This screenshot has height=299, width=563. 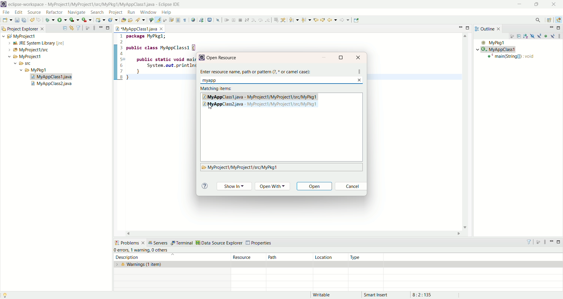 I want to click on focus on active task, so click(x=539, y=242).